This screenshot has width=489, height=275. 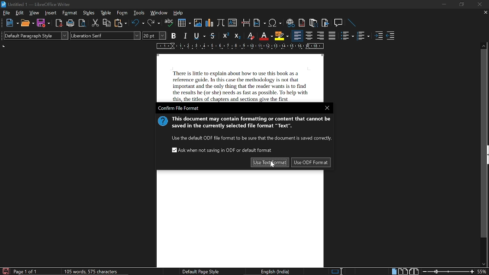 I want to click on selection method, so click(x=337, y=272).